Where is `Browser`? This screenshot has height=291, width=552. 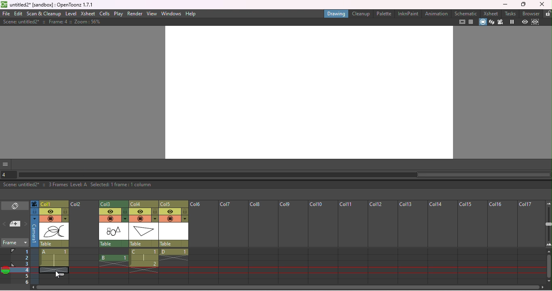 Browser is located at coordinates (531, 13).